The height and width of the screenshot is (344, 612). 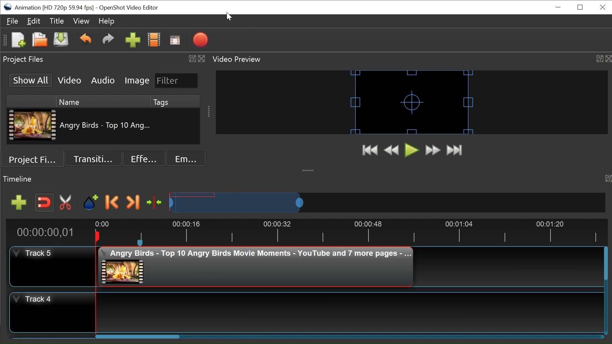 What do you see at coordinates (412, 59) in the screenshot?
I see `Video Preview Panel` at bounding box center [412, 59].